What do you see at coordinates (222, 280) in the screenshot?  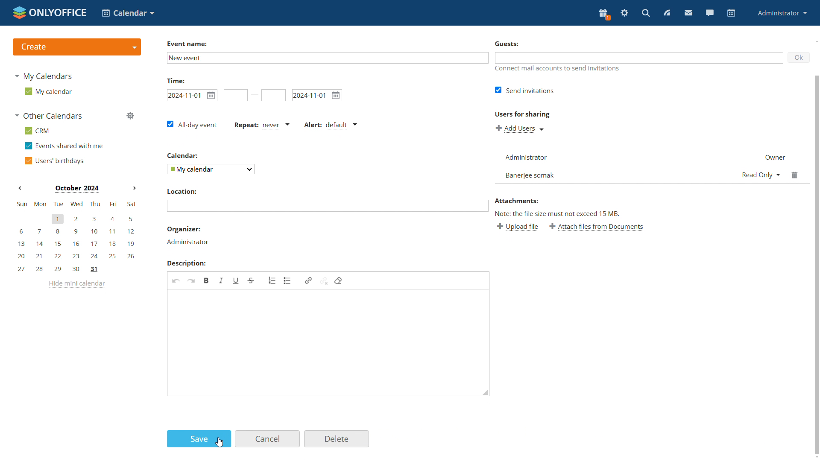 I see `italic` at bounding box center [222, 280].